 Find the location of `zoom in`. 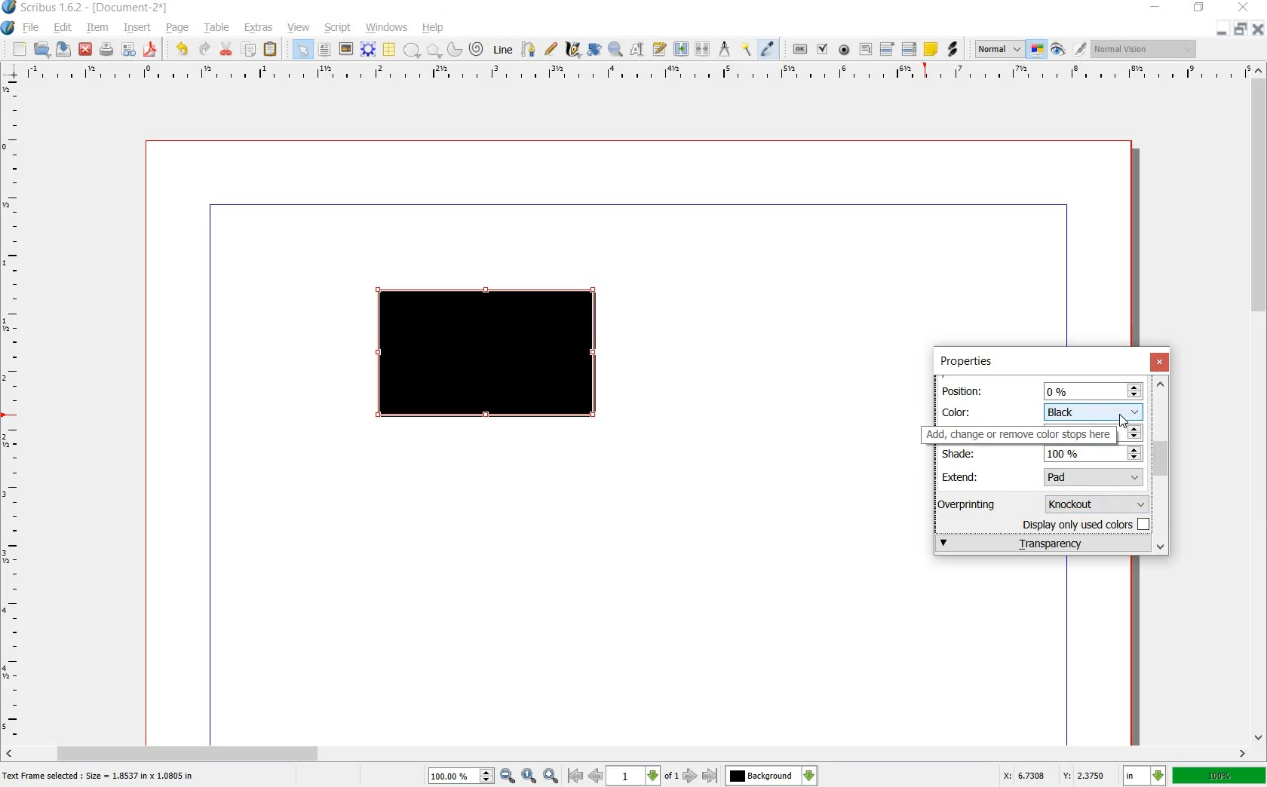

zoom in is located at coordinates (551, 776).